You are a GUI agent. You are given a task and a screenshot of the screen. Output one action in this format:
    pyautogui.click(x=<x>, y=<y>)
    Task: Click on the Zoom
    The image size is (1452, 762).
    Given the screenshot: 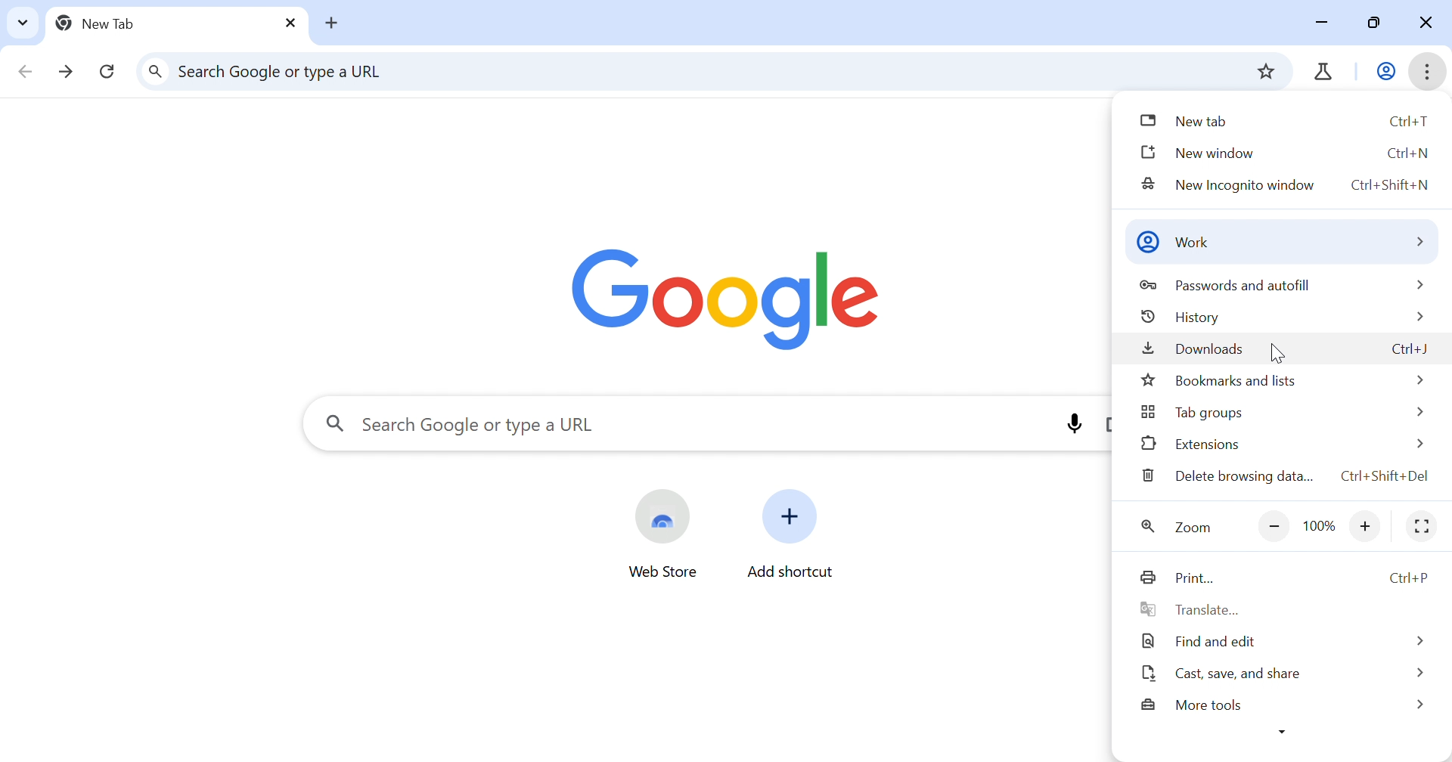 What is the action you would take?
    pyautogui.click(x=1178, y=529)
    